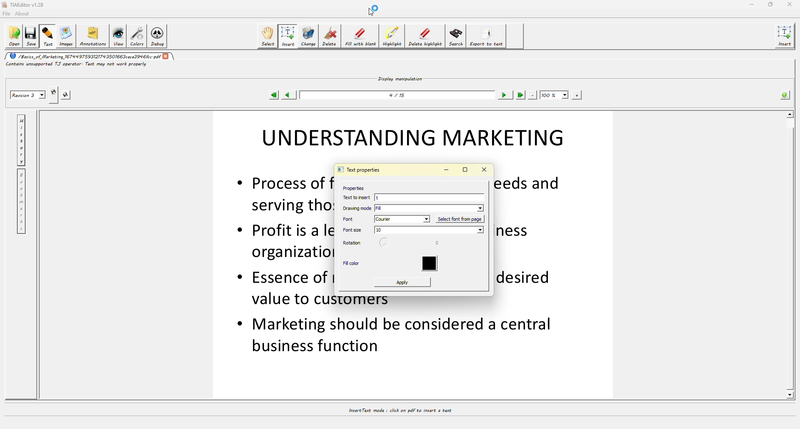 The image size is (800, 429). I want to click on color, so click(432, 264).